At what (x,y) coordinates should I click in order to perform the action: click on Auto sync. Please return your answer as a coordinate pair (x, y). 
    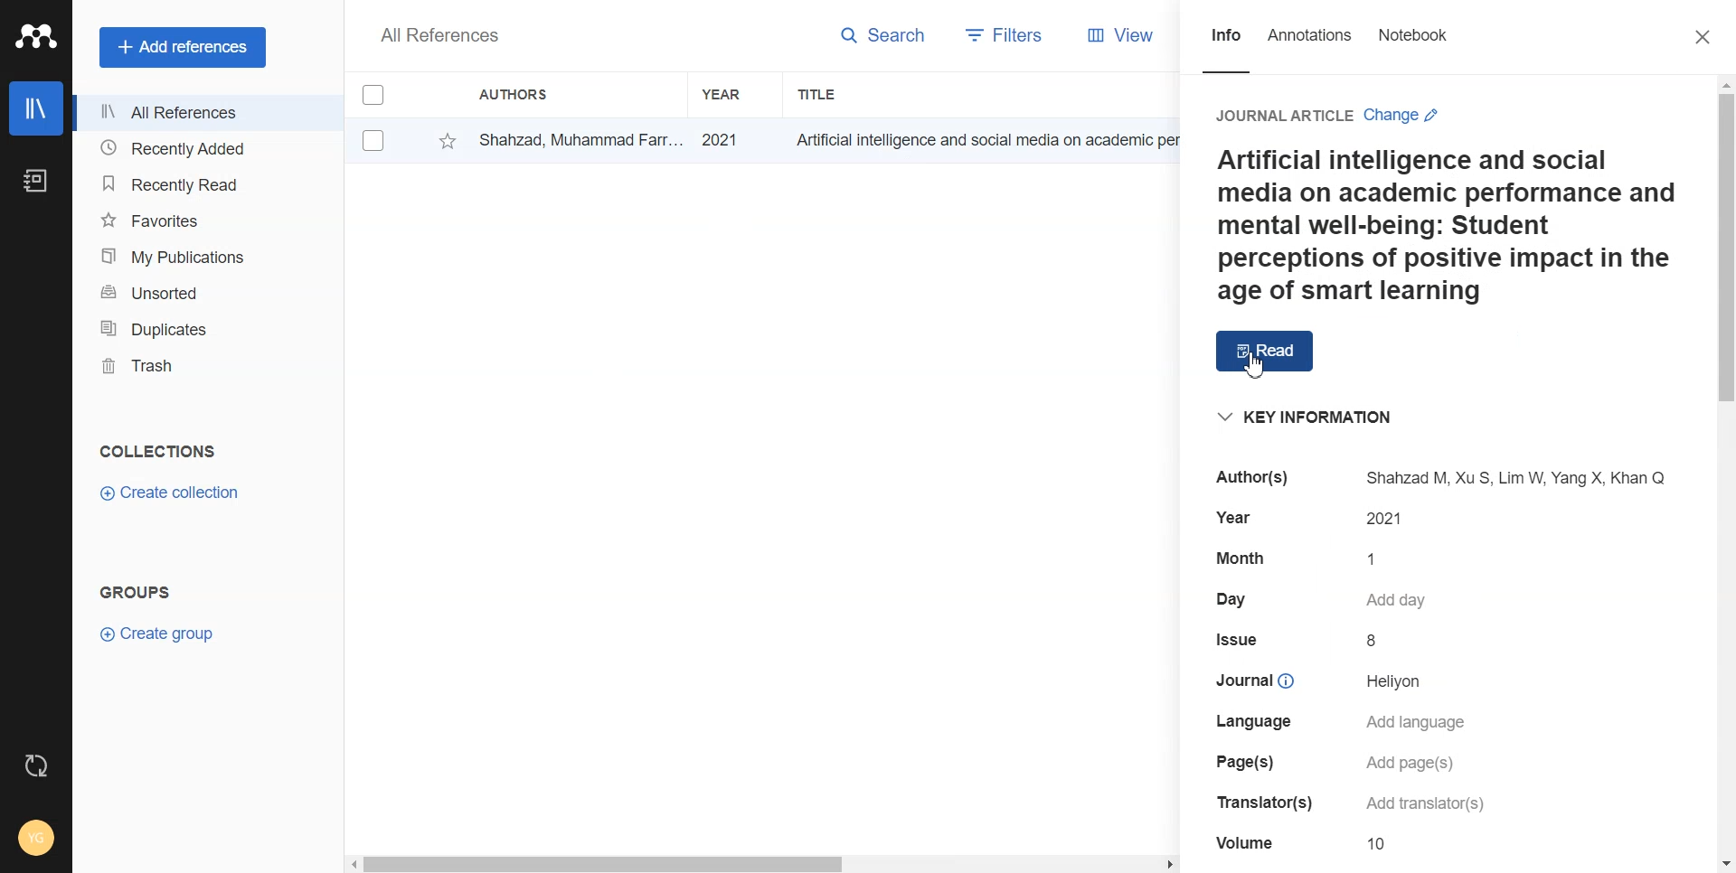
    Looking at the image, I should click on (39, 766).